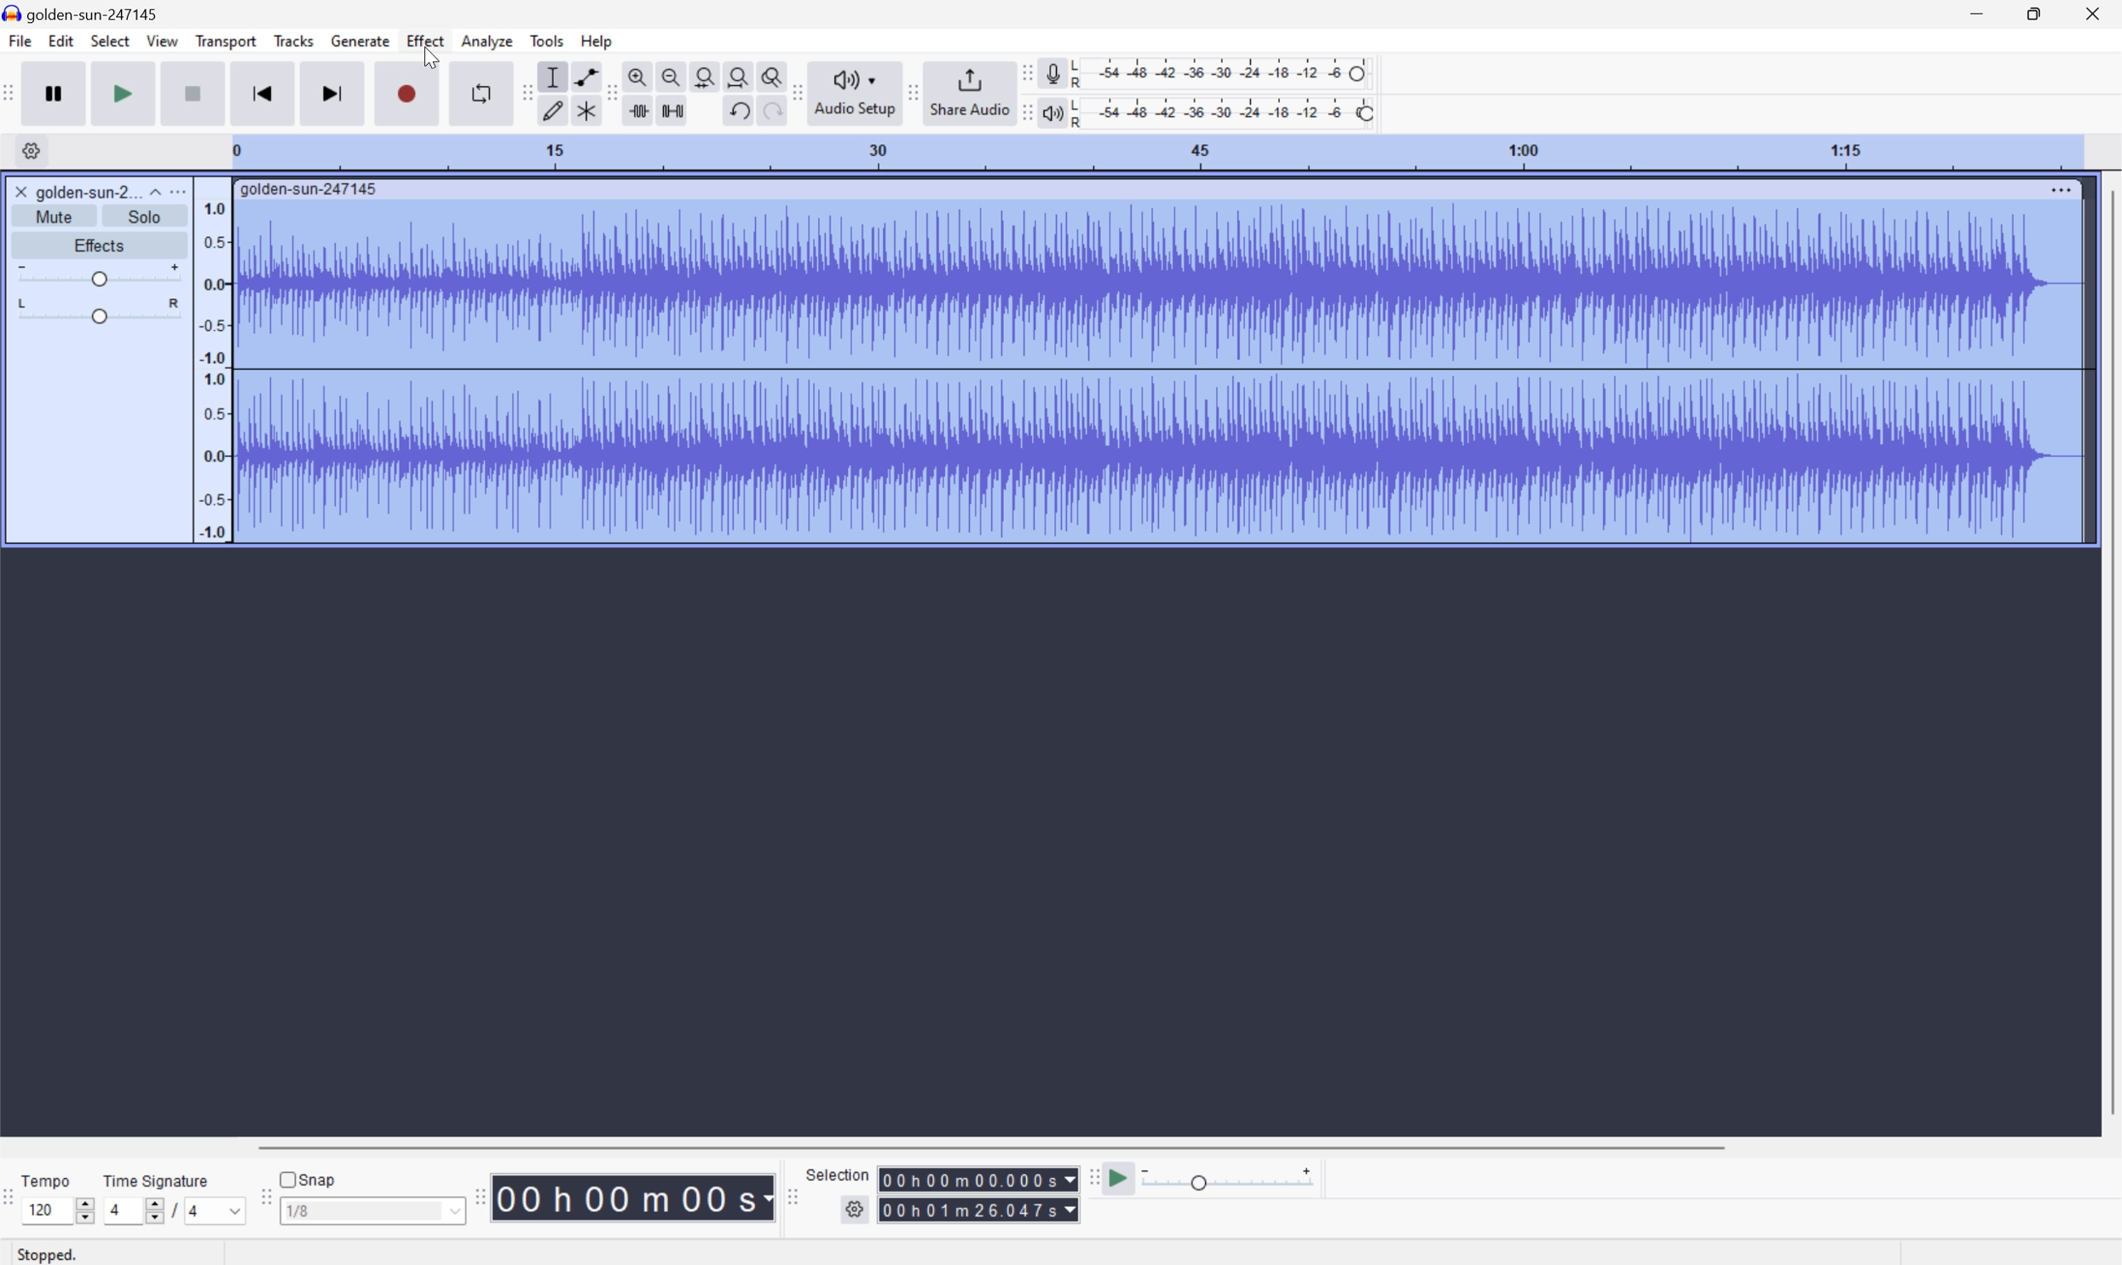  I want to click on View, so click(164, 42).